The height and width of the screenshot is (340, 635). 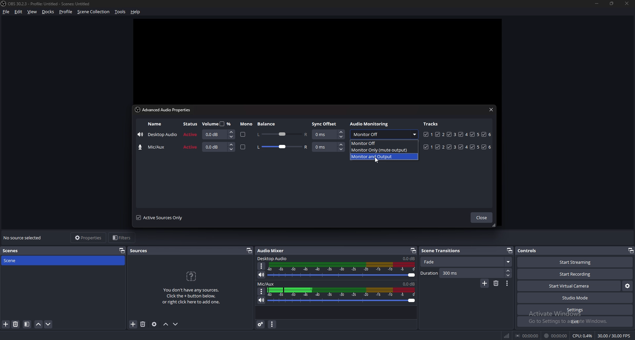 I want to click on properties, so click(x=88, y=238).